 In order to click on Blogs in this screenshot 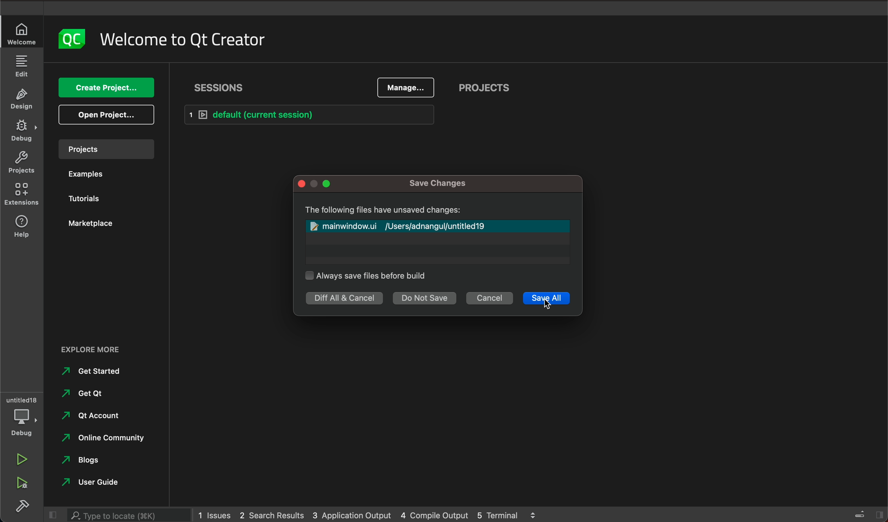, I will do `click(84, 460)`.